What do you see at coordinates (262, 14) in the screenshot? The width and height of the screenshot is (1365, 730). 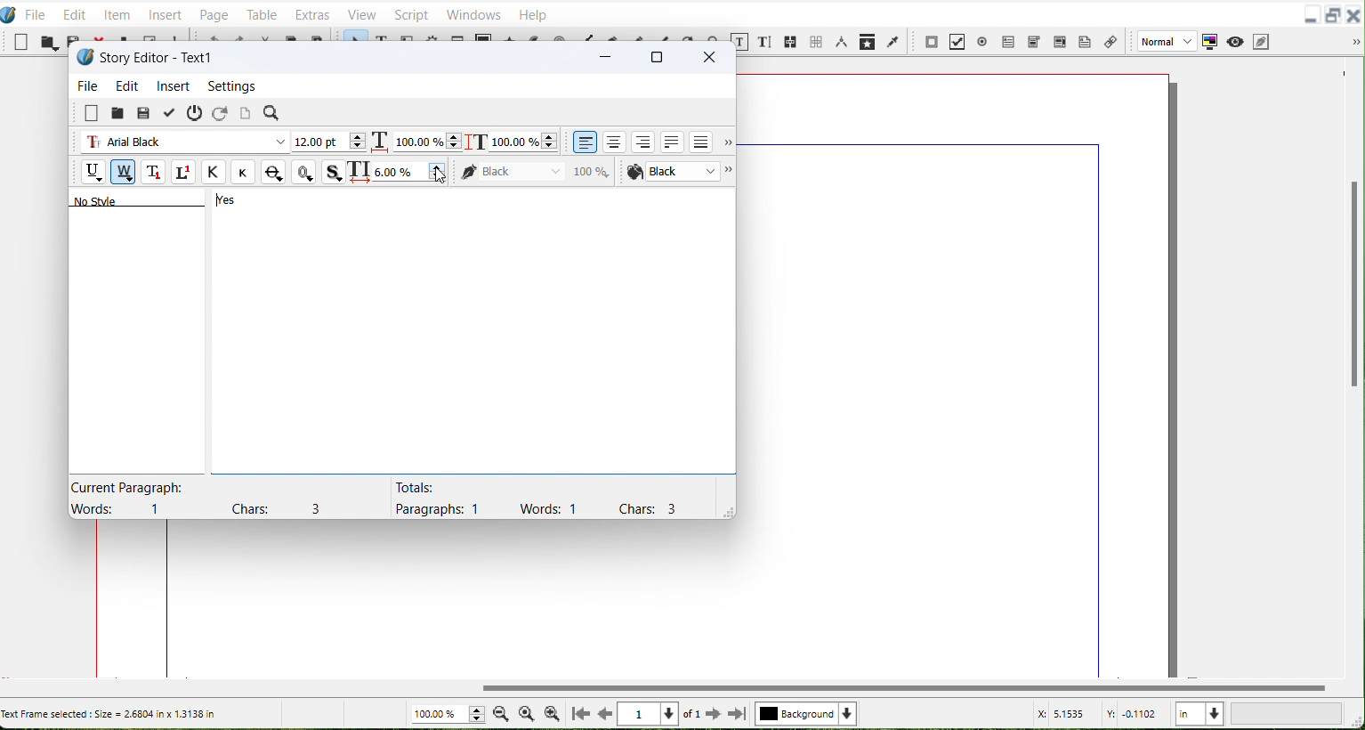 I see `Table` at bounding box center [262, 14].